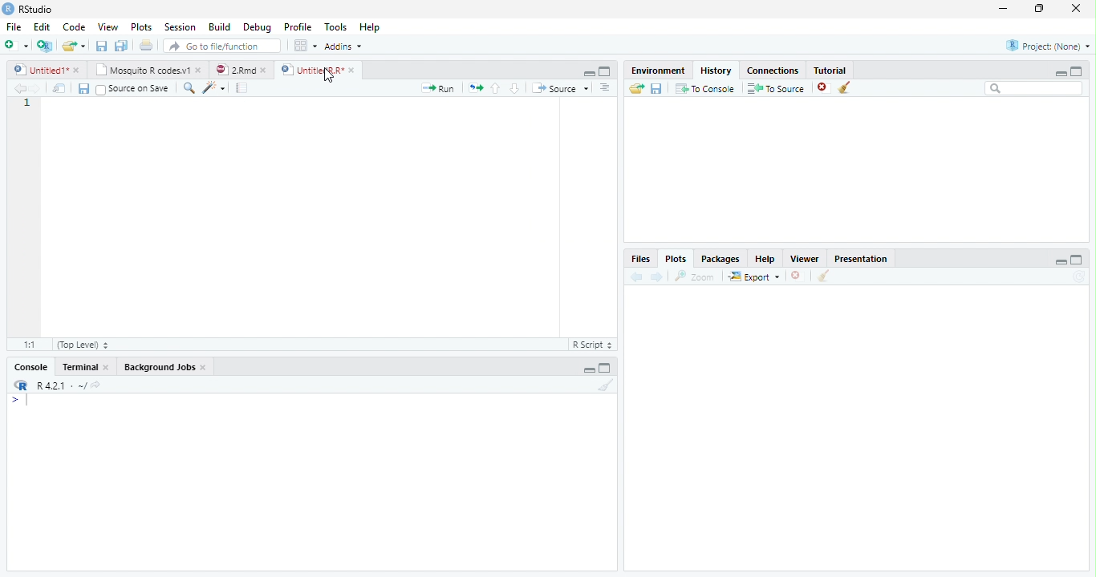 The width and height of the screenshot is (1096, 577). What do you see at coordinates (298, 26) in the screenshot?
I see `Profile` at bounding box center [298, 26].